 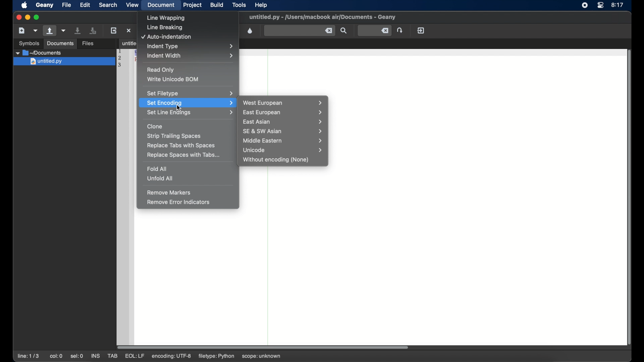 I want to click on without encoding, so click(x=276, y=160).